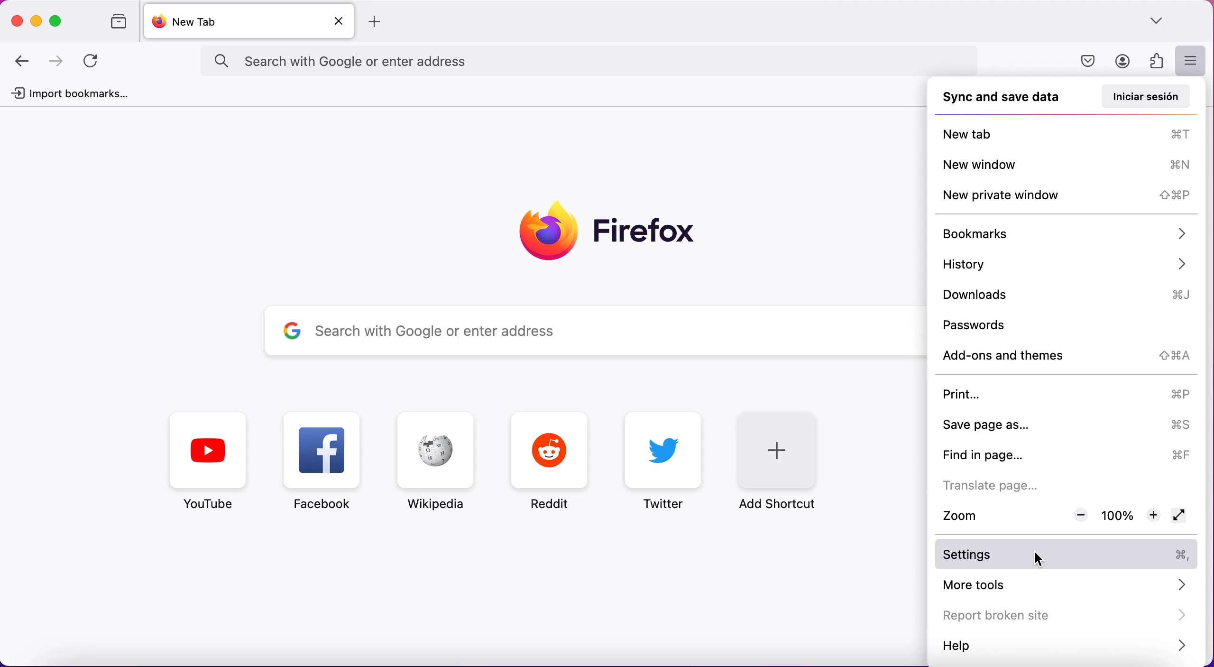 The height and width of the screenshot is (667, 1214). Describe the element at coordinates (93, 61) in the screenshot. I see `reload current page` at that location.